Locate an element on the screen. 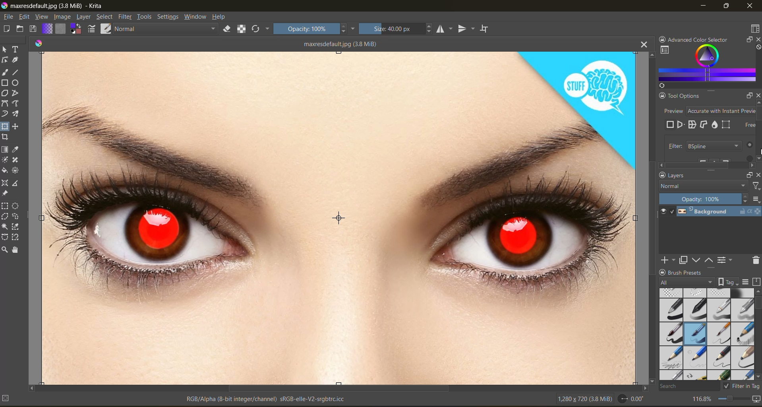 This screenshot has width=762, height=407. layer is located at coordinates (83, 17).